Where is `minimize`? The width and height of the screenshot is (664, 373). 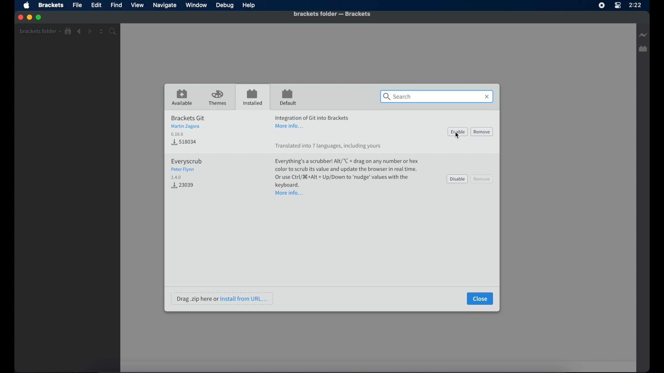
minimize is located at coordinates (29, 17).